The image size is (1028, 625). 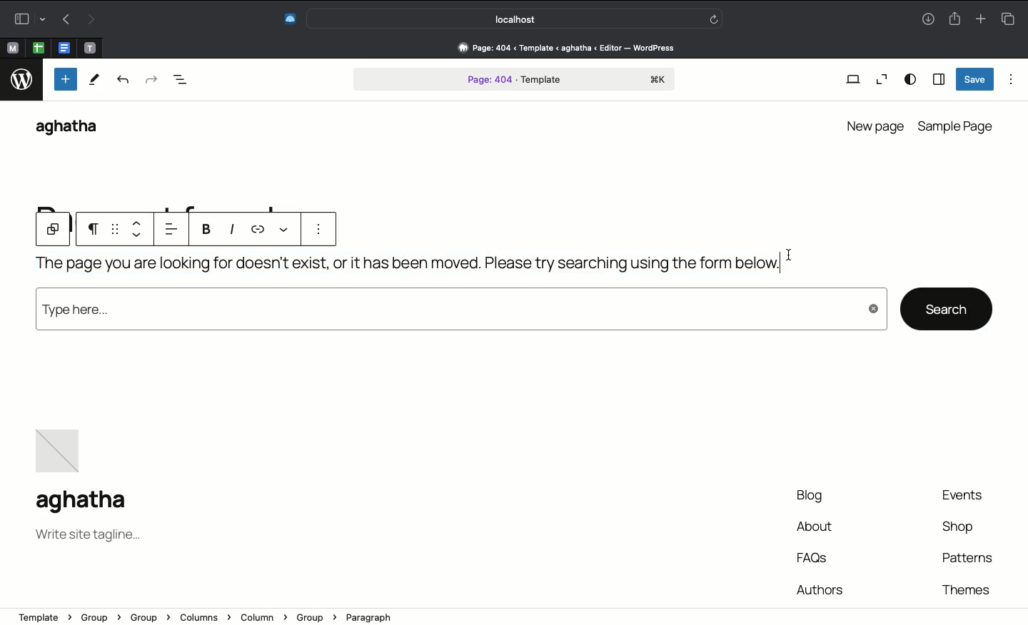 I want to click on Type here, so click(x=459, y=313).